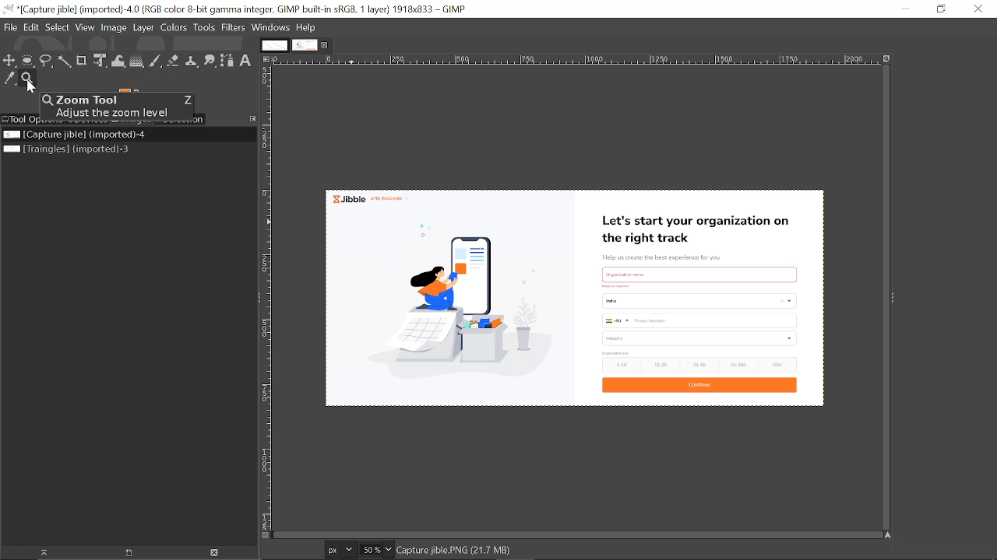  I want to click on Access the image menu, so click(266, 59).